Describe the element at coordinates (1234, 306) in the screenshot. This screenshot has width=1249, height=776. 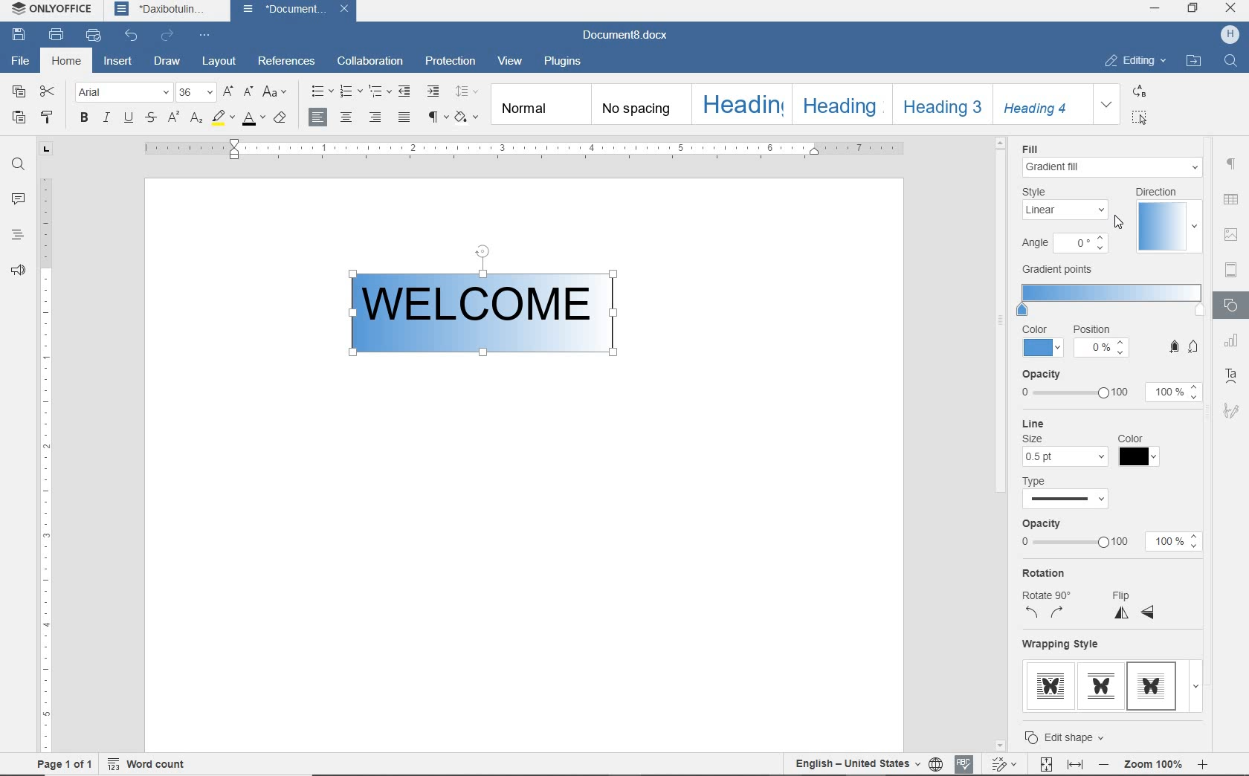
I see `SHAPE` at that location.